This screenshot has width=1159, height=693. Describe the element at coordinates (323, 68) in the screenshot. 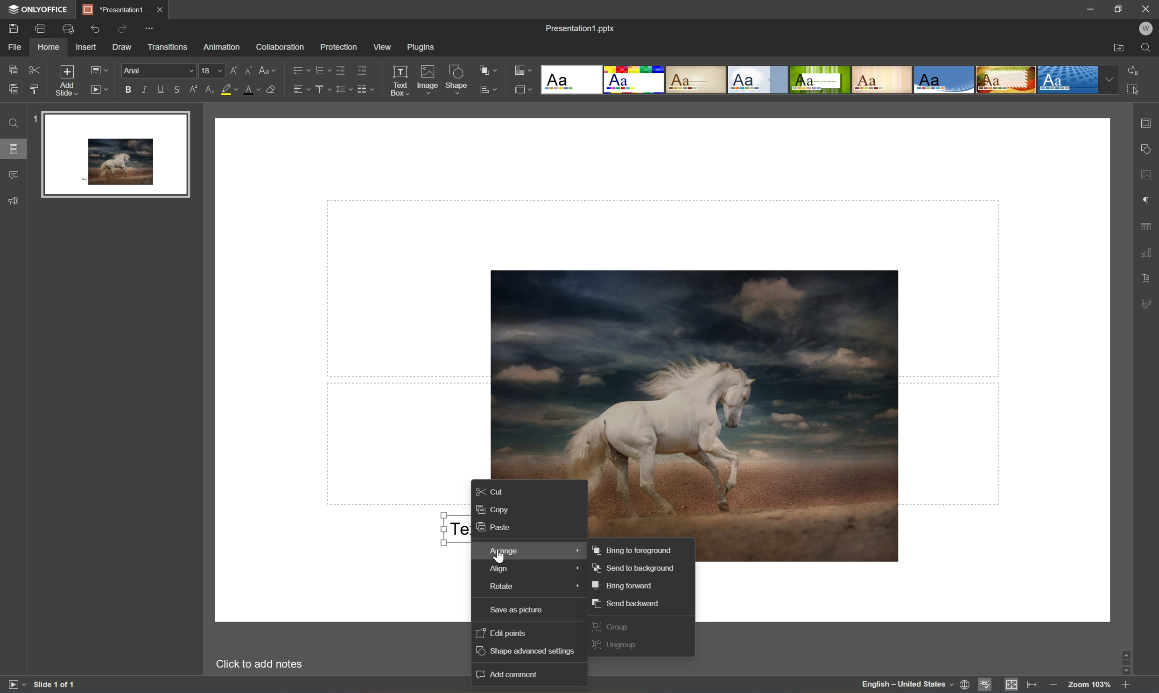

I see `Numbering` at that location.